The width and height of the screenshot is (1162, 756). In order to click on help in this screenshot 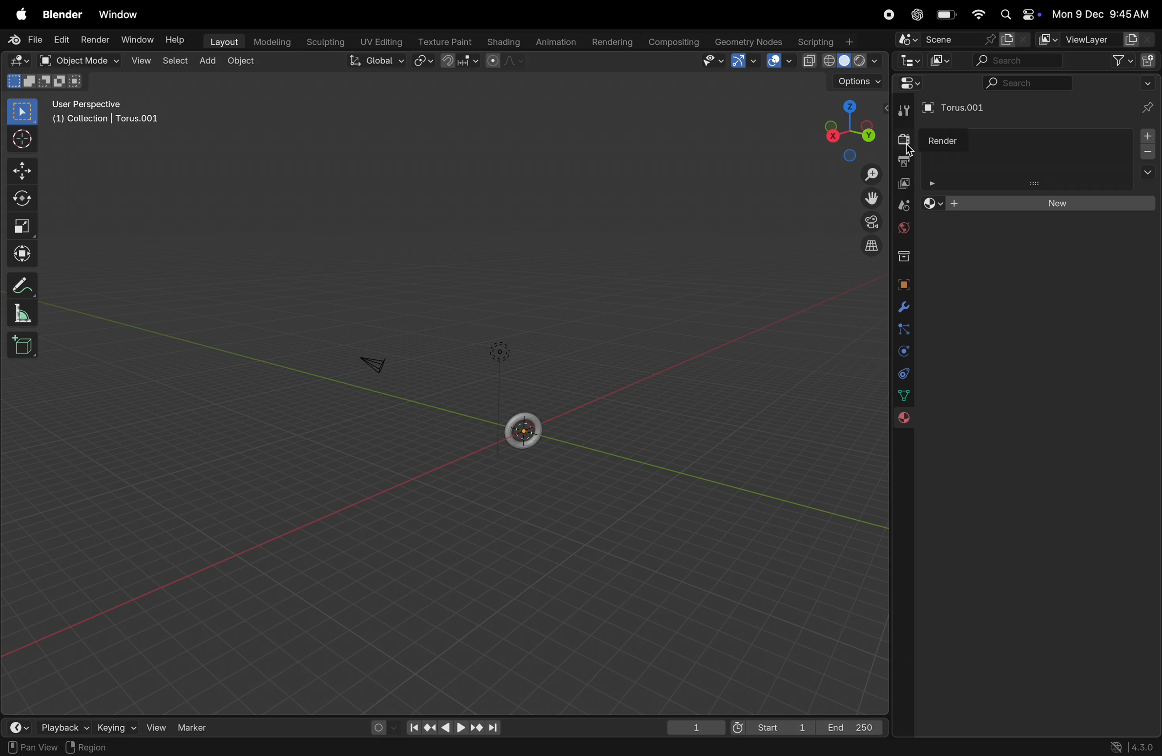, I will do `click(176, 41)`.